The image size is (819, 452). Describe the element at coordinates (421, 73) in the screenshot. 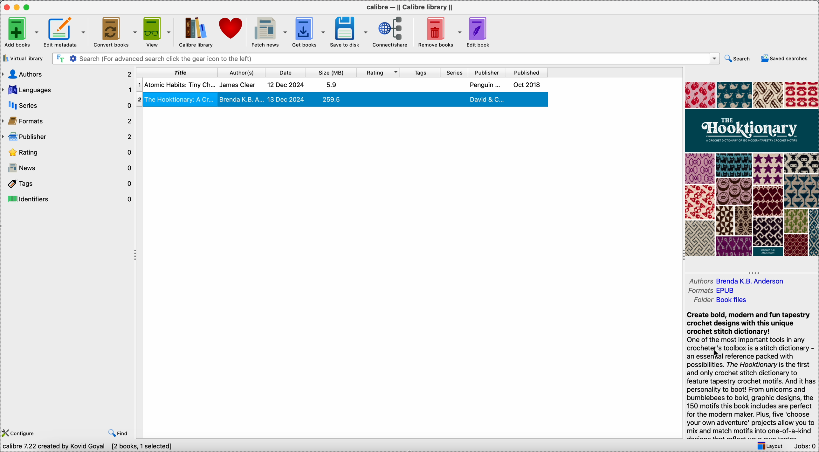

I see `tags` at that location.